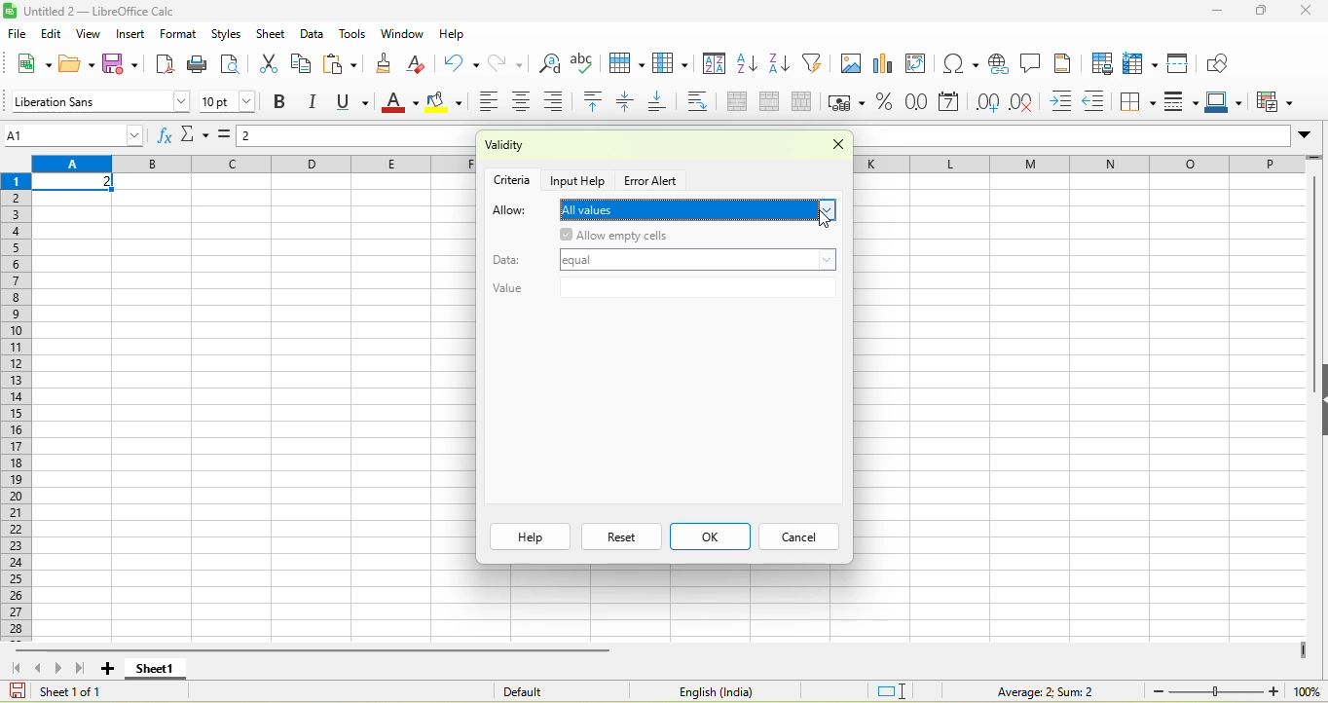 The height and width of the screenshot is (703, 1328). What do you see at coordinates (1079, 164) in the screenshot?
I see `row` at bounding box center [1079, 164].